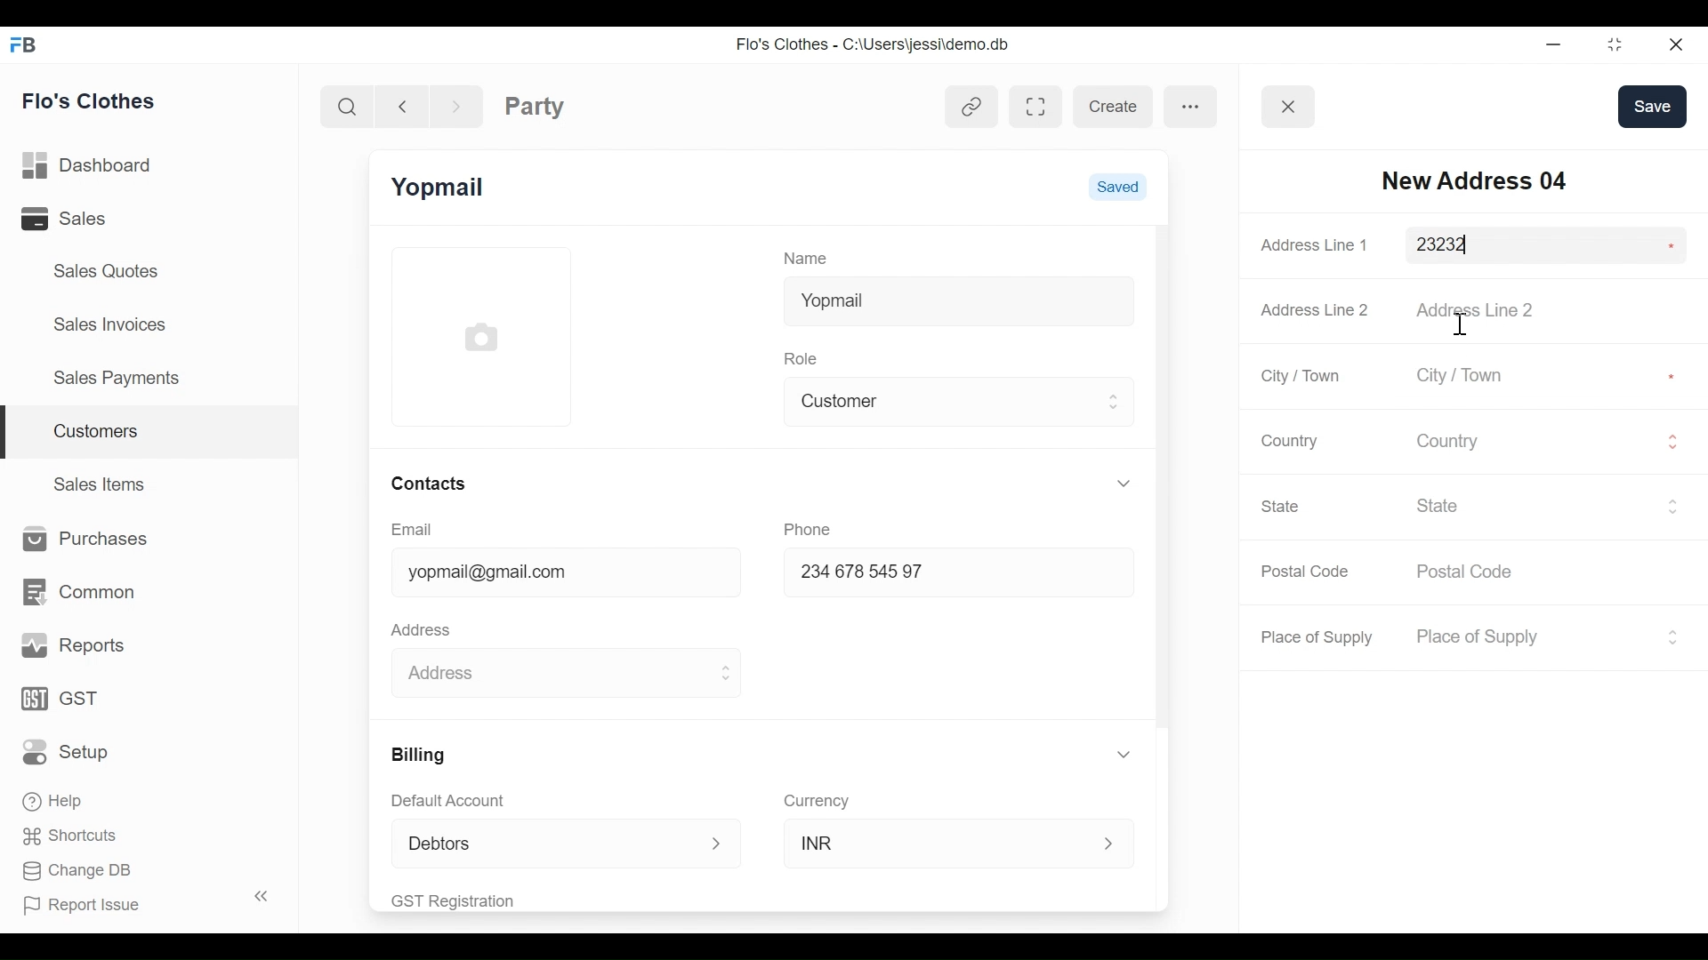 Image resolution: width=1708 pixels, height=960 pixels. I want to click on Vertical Scroll bar, so click(1162, 477).